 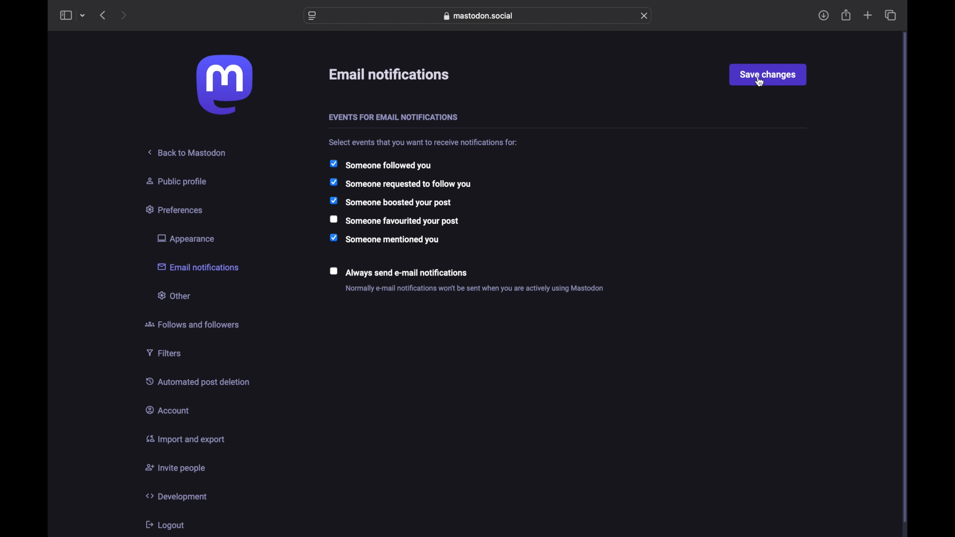 I want to click on follows and followers, so click(x=192, y=324).